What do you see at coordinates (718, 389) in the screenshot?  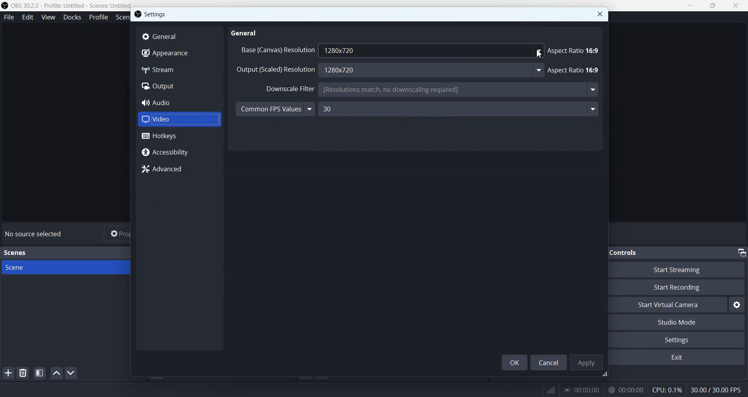 I see `Text` at bounding box center [718, 389].